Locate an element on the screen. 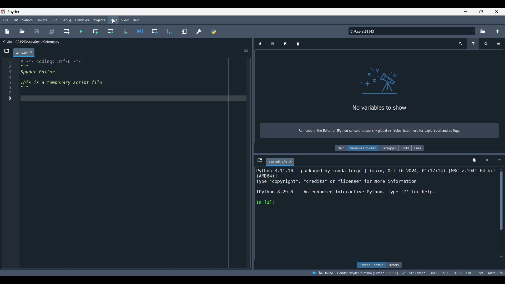  CRLF is located at coordinates (469, 273).